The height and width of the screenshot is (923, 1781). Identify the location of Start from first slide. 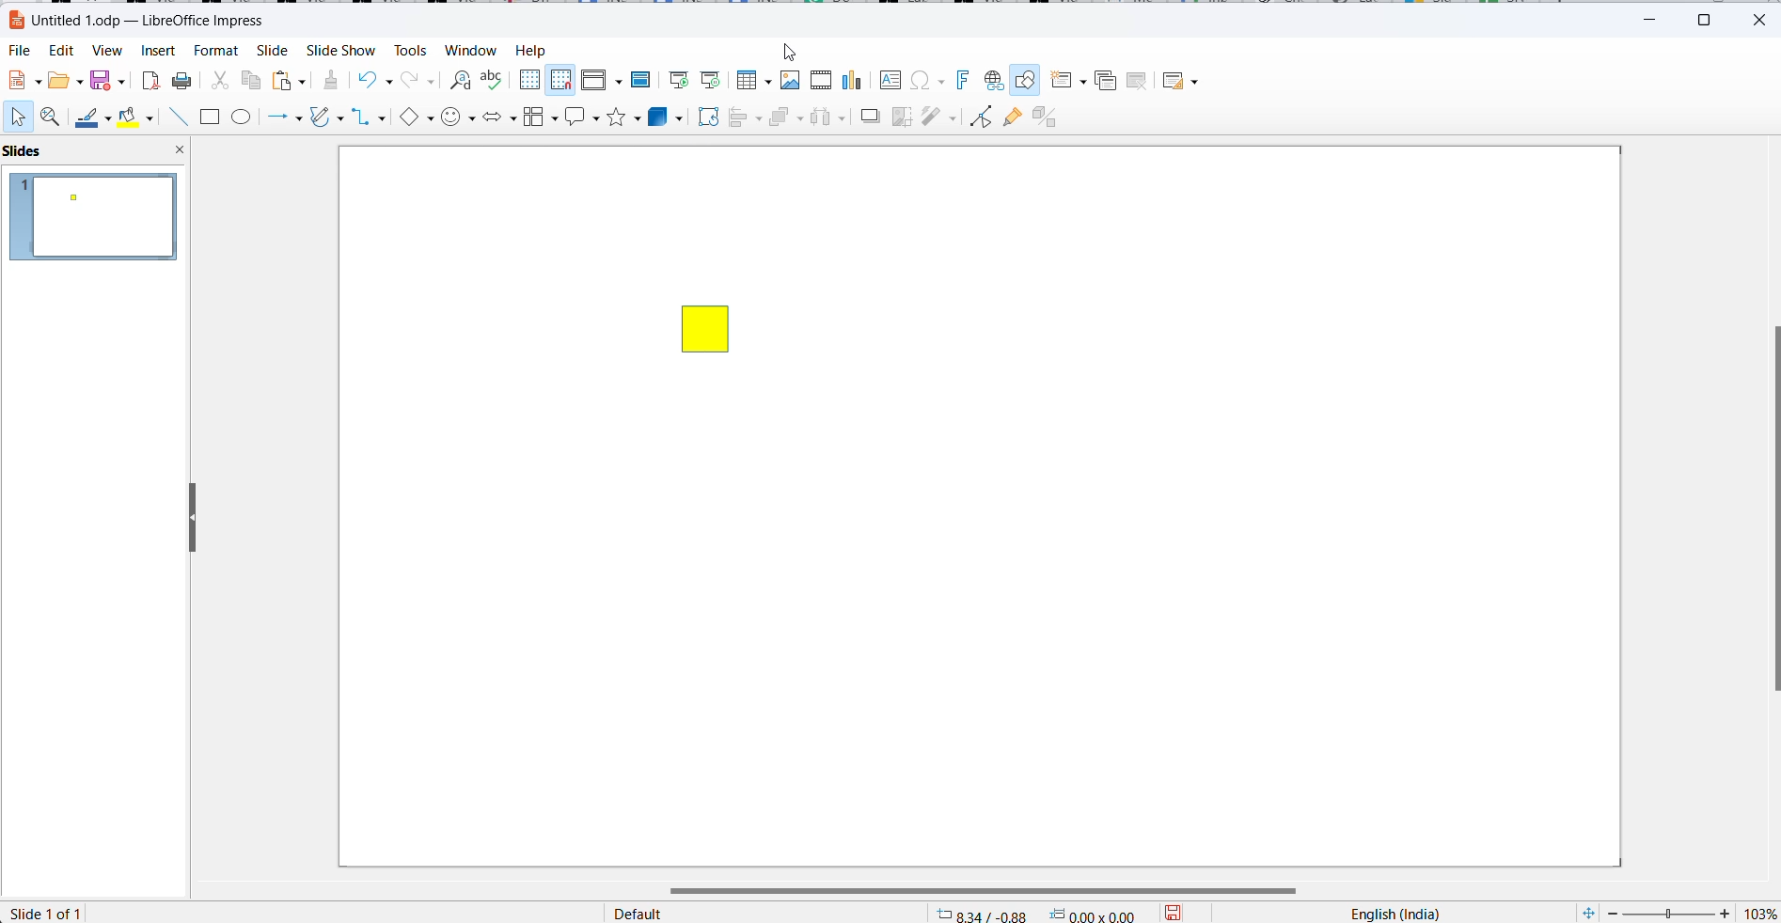
(680, 78).